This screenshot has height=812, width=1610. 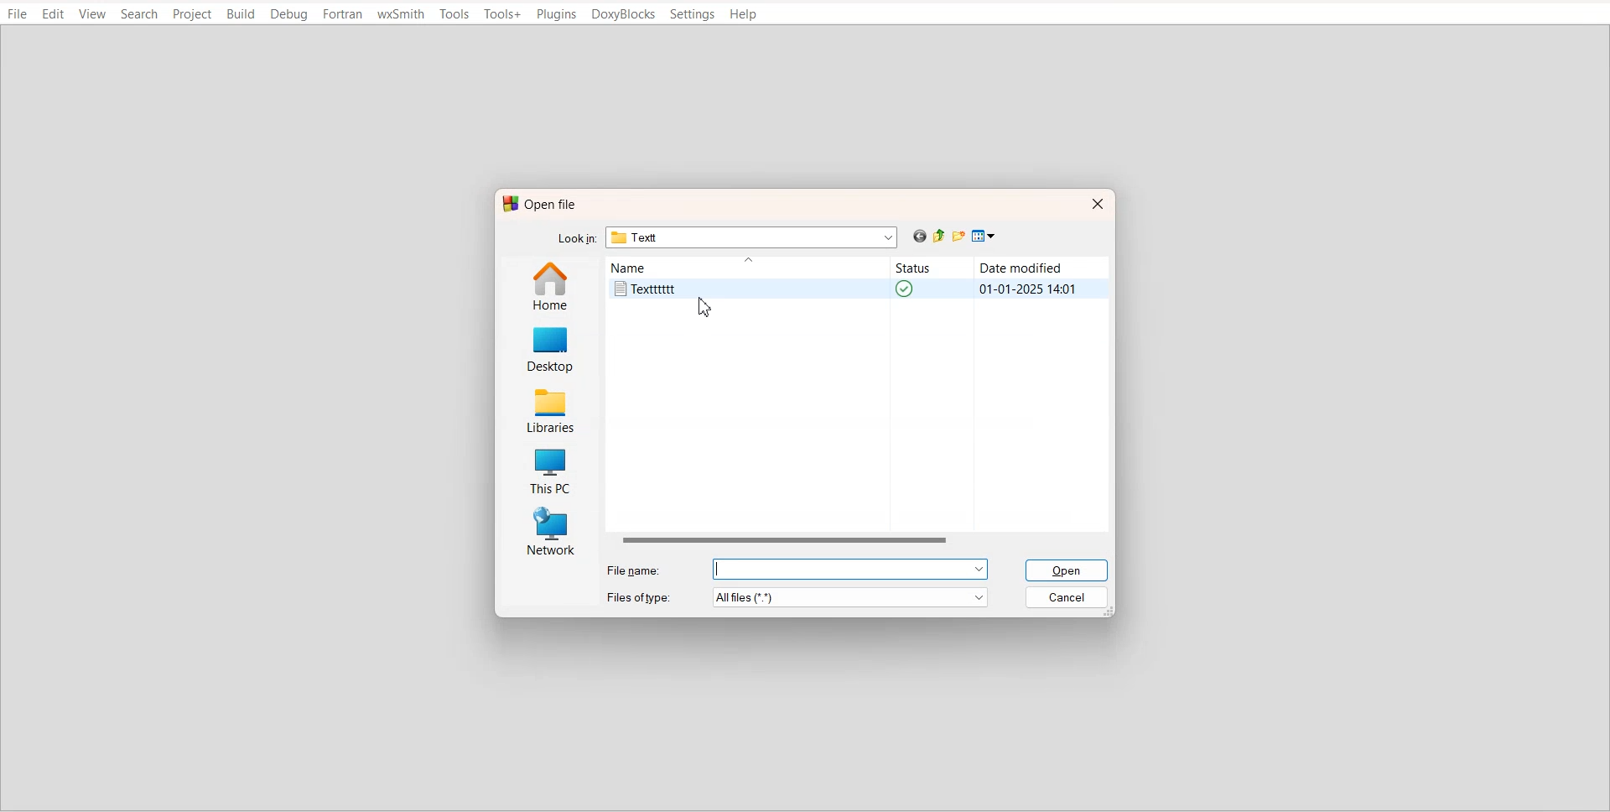 What do you see at coordinates (1067, 596) in the screenshot?
I see `Cancel` at bounding box center [1067, 596].